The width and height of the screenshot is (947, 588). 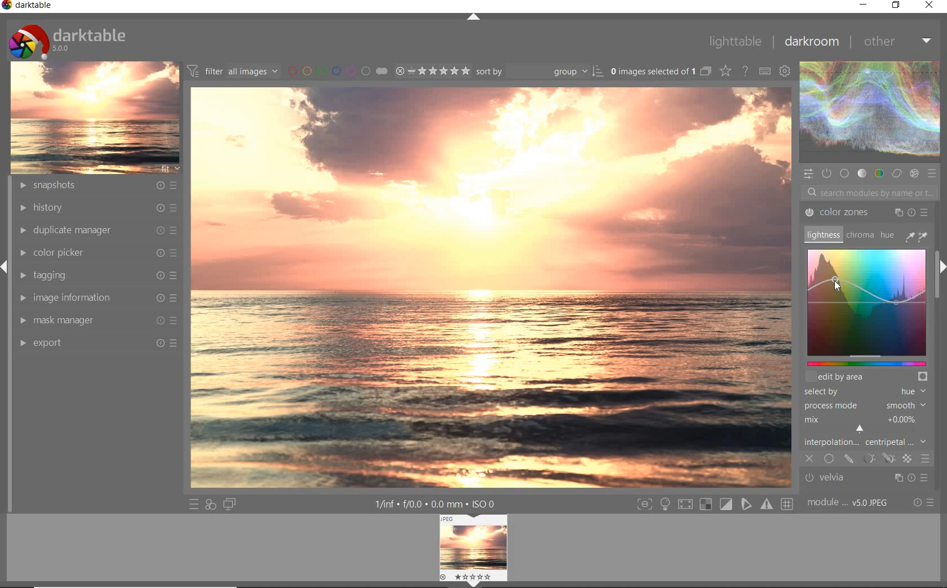 I want to click on SHOW ONLY ACTIVE MODULES, so click(x=826, y=173).